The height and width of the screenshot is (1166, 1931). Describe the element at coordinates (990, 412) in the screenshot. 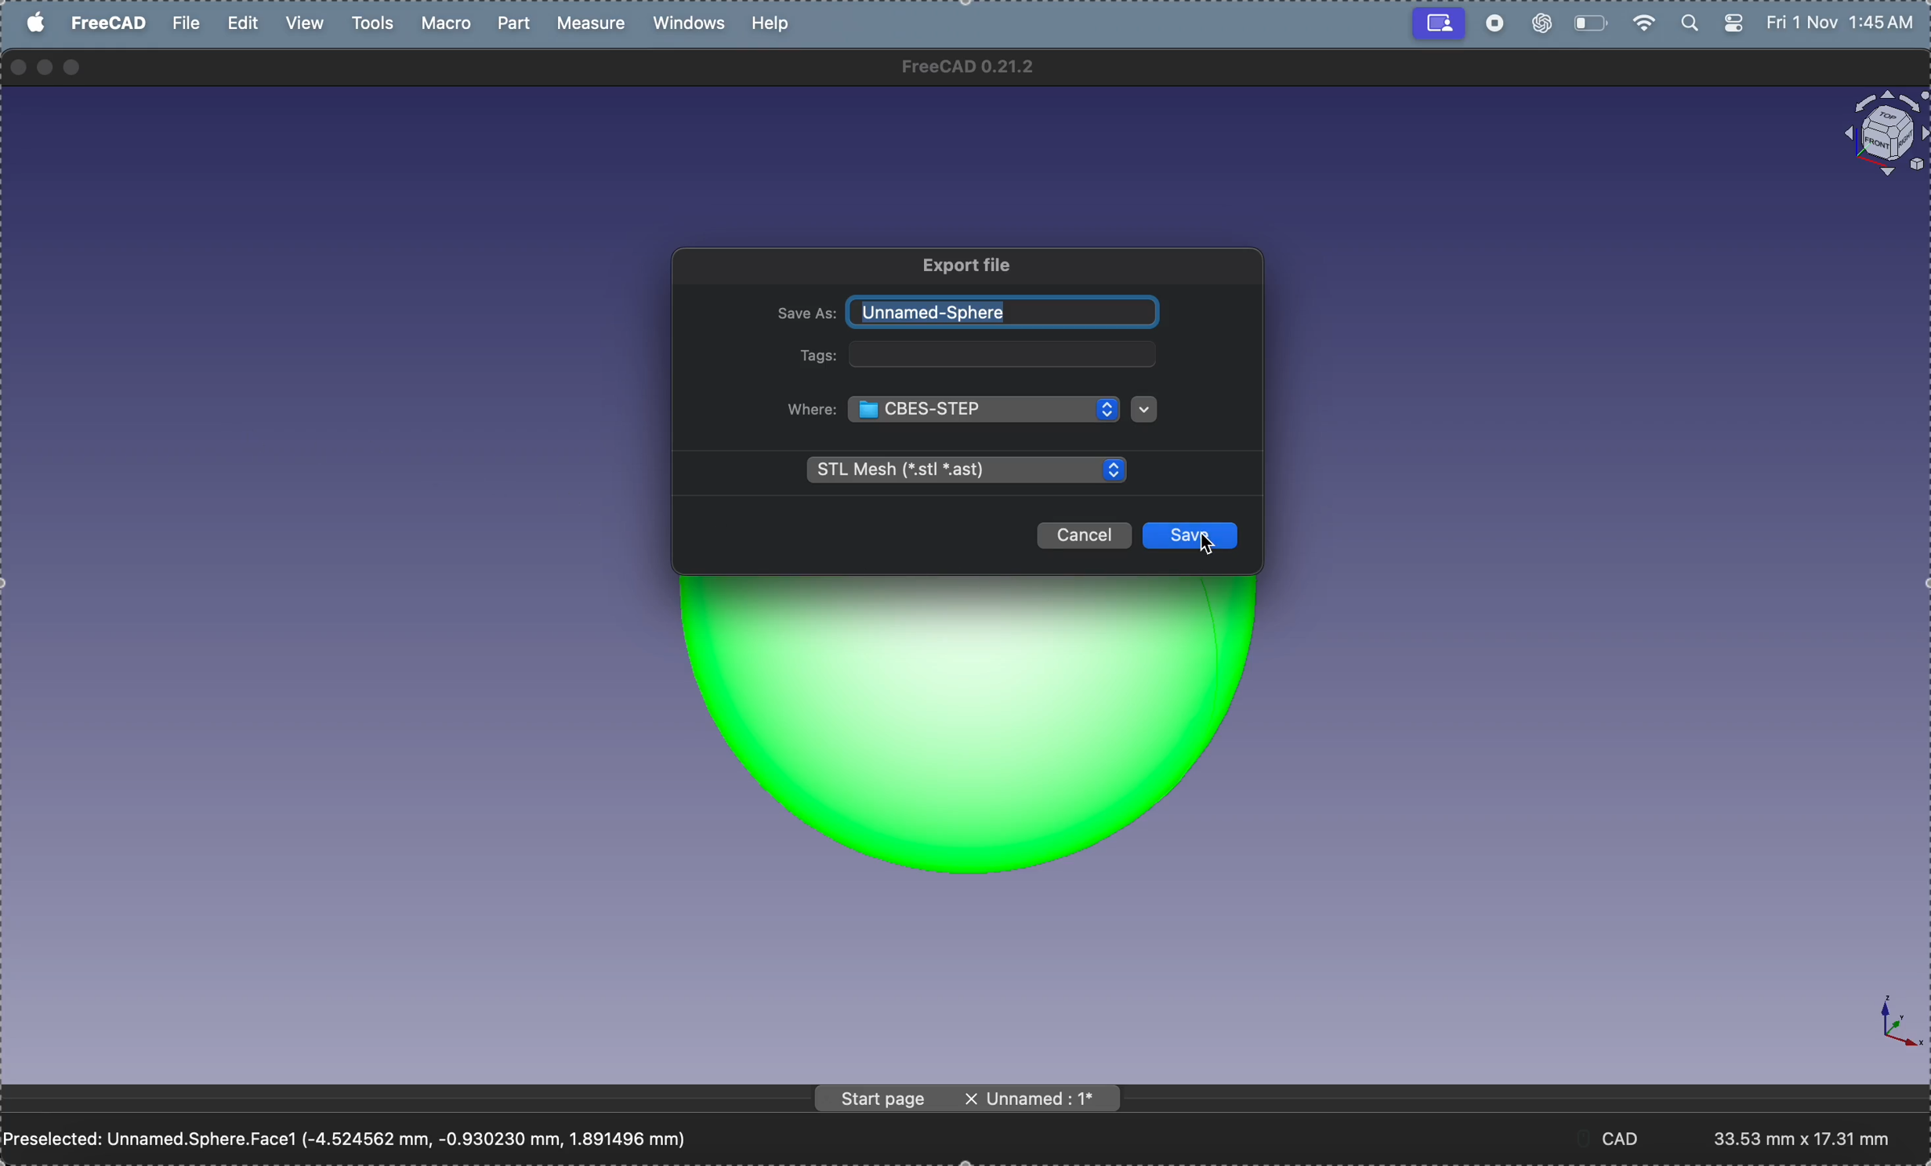

I see `CBES-STEP` at that location.